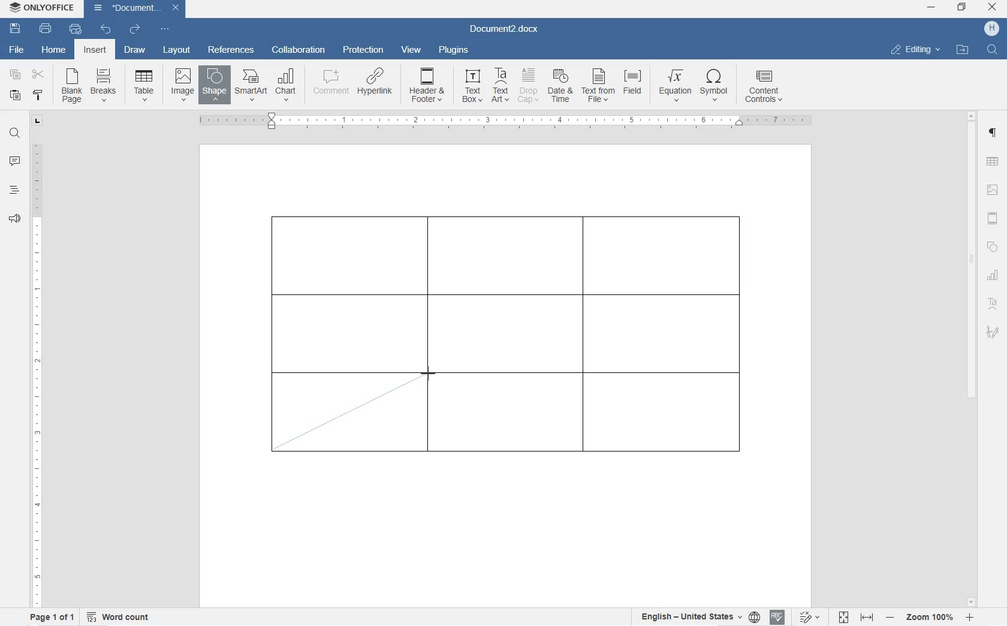 The image size is (1007, 626). Describe the element at coordinates (14, 190) in the screenshot. I see `headings` at that location.